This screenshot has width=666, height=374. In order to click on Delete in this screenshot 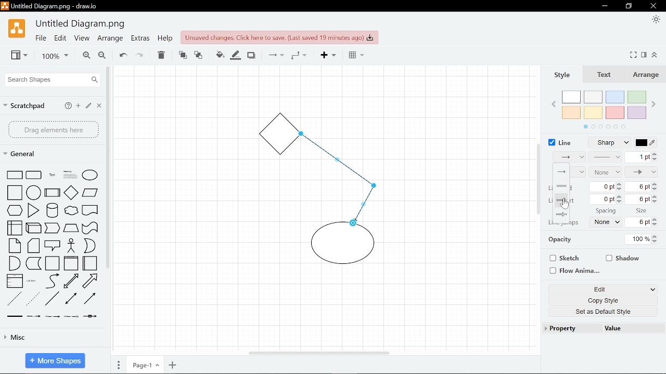, I will do `click(162, 55)`.